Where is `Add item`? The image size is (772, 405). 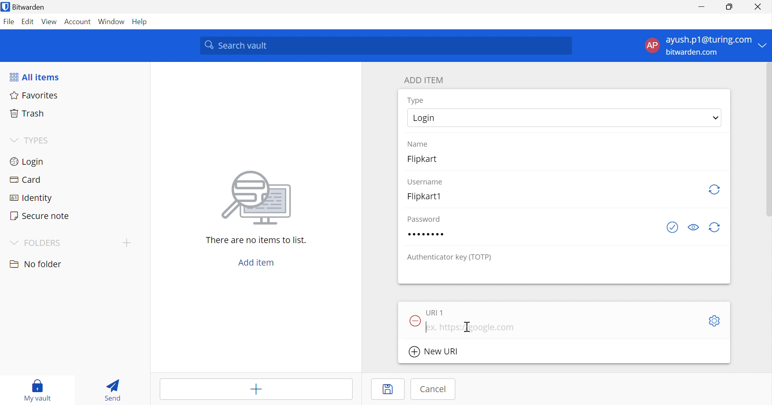
Add item is located at coordinates (257, 263).